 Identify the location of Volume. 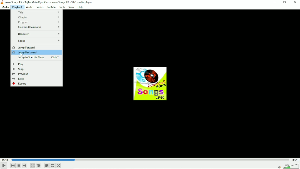
(287, 166).